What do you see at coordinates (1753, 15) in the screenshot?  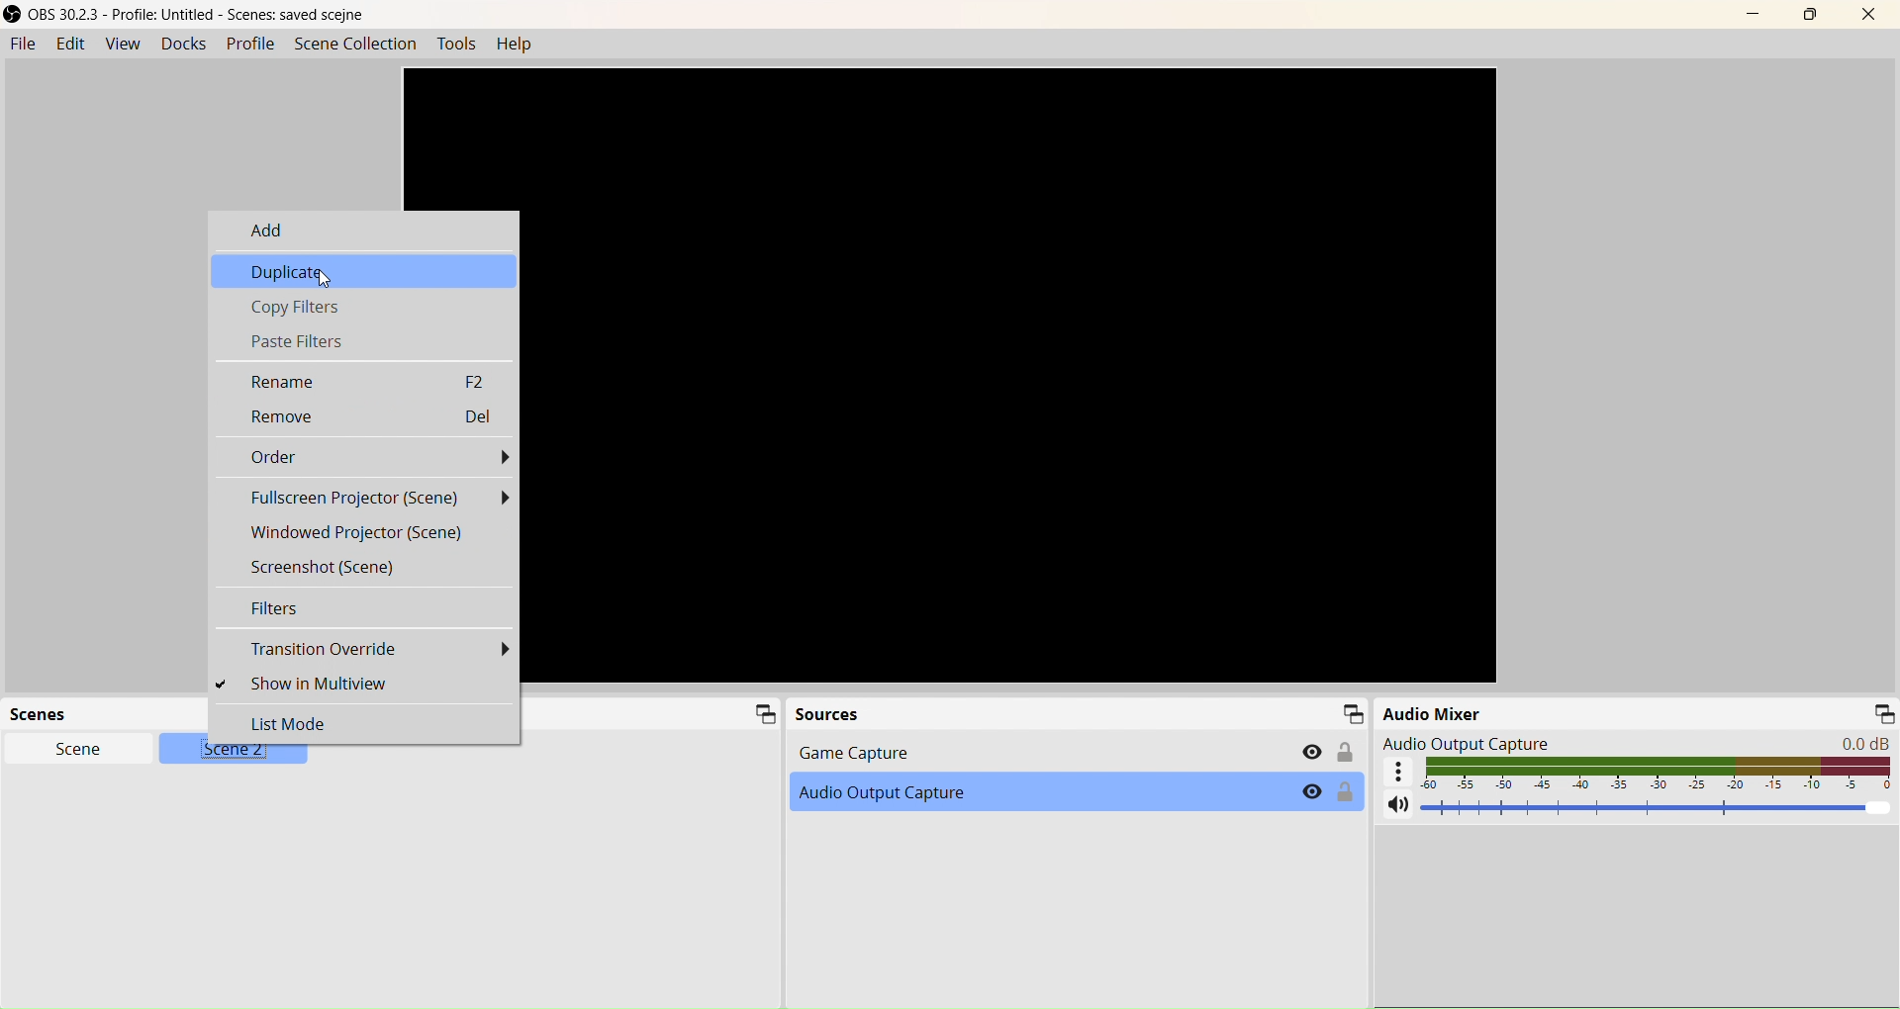 I see `Minimize` at bounding box center [1753, 15].